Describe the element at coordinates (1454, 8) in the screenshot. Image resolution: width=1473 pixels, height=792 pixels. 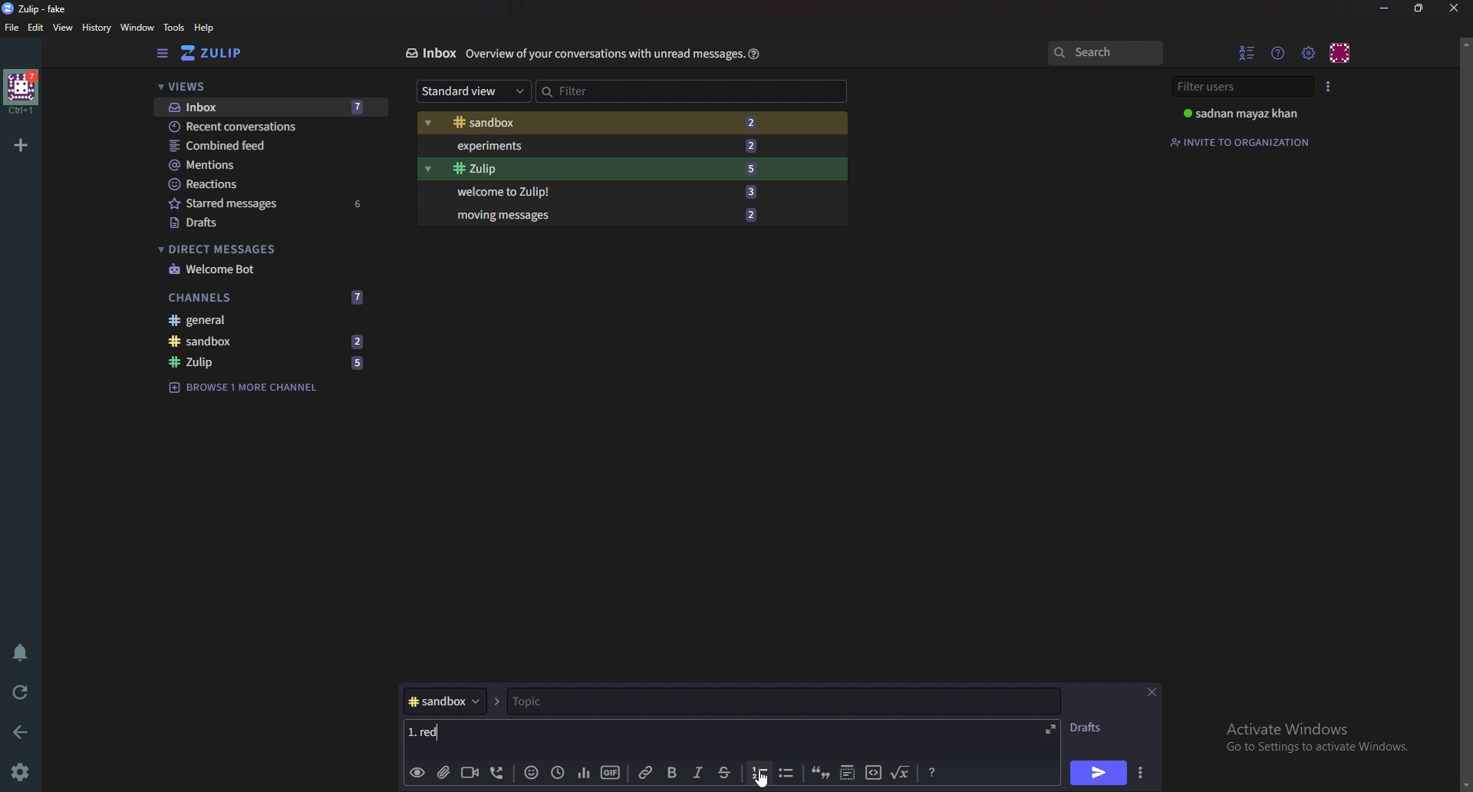
I see `close` at that location.